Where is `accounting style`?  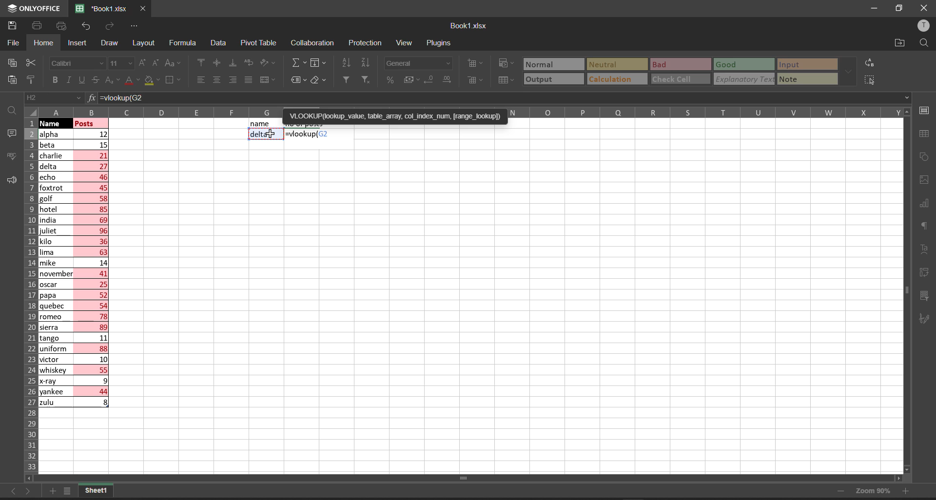
accounting style is located at coordinates (408, 79).